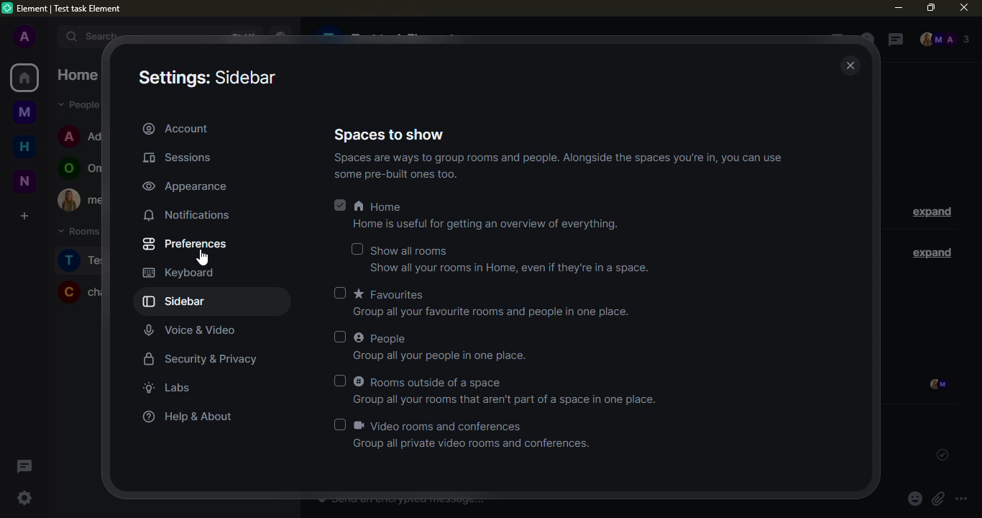  I want to click on info, so click(512, 400).